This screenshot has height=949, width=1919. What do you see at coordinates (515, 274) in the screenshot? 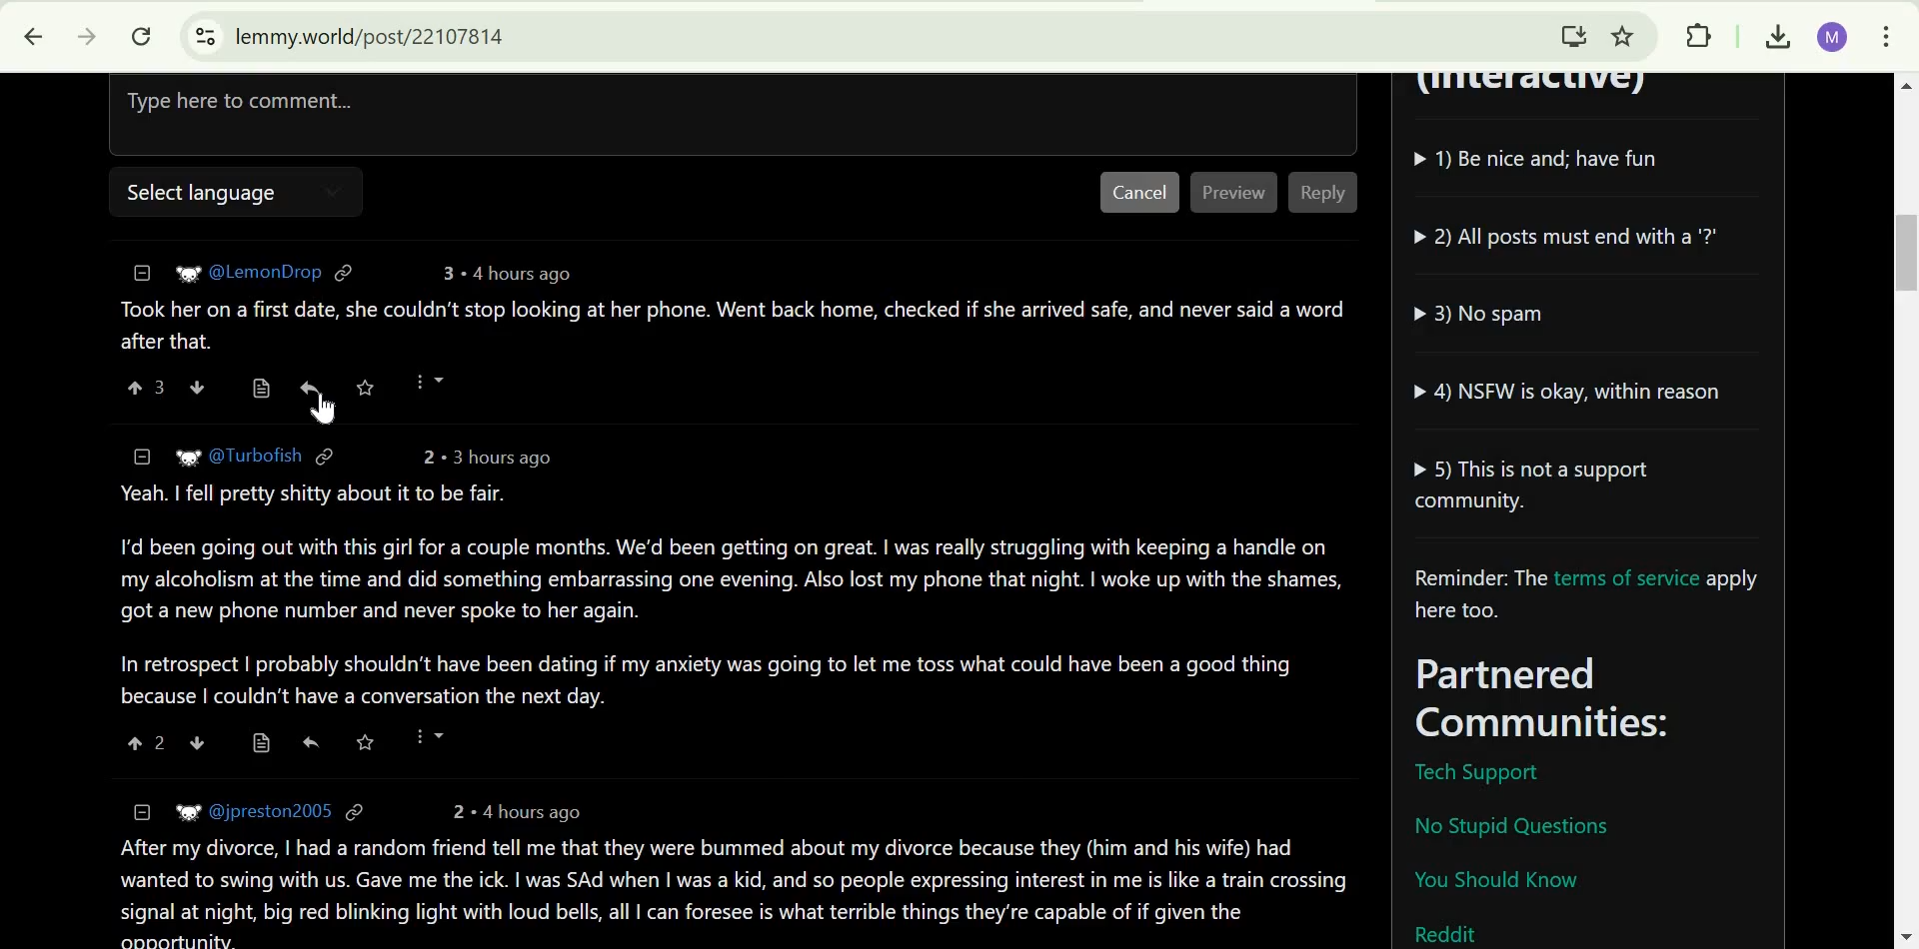
I see `4 hours ago` at bounding box center [515, 274].